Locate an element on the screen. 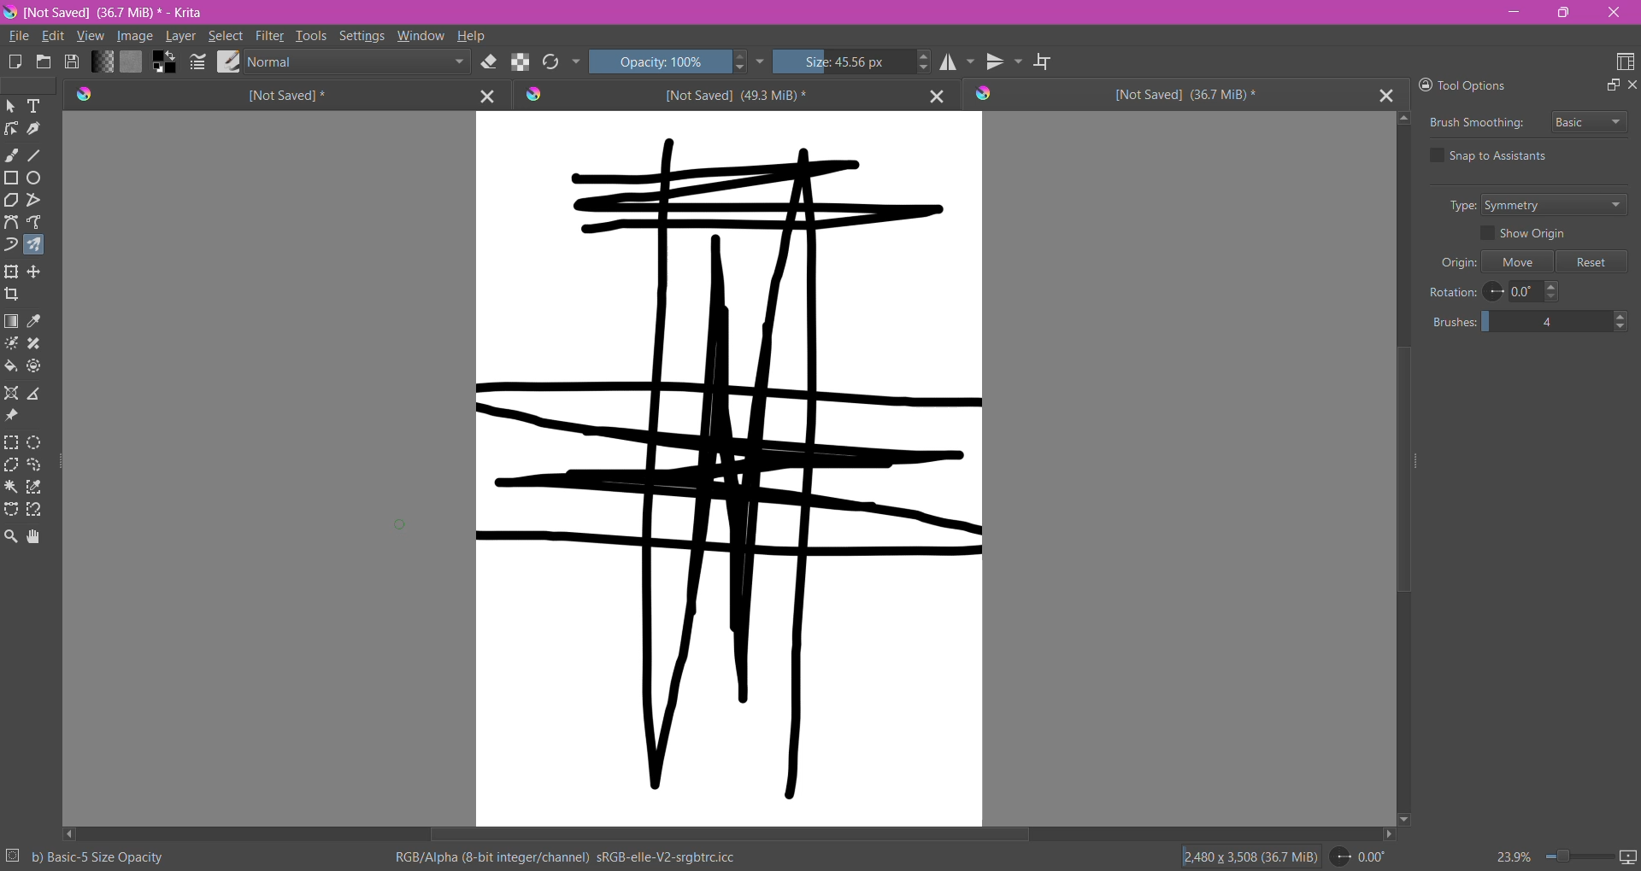 The width and height of the screenshot is (1641, 871). Blending Mode is located at coordinates (356, 61).